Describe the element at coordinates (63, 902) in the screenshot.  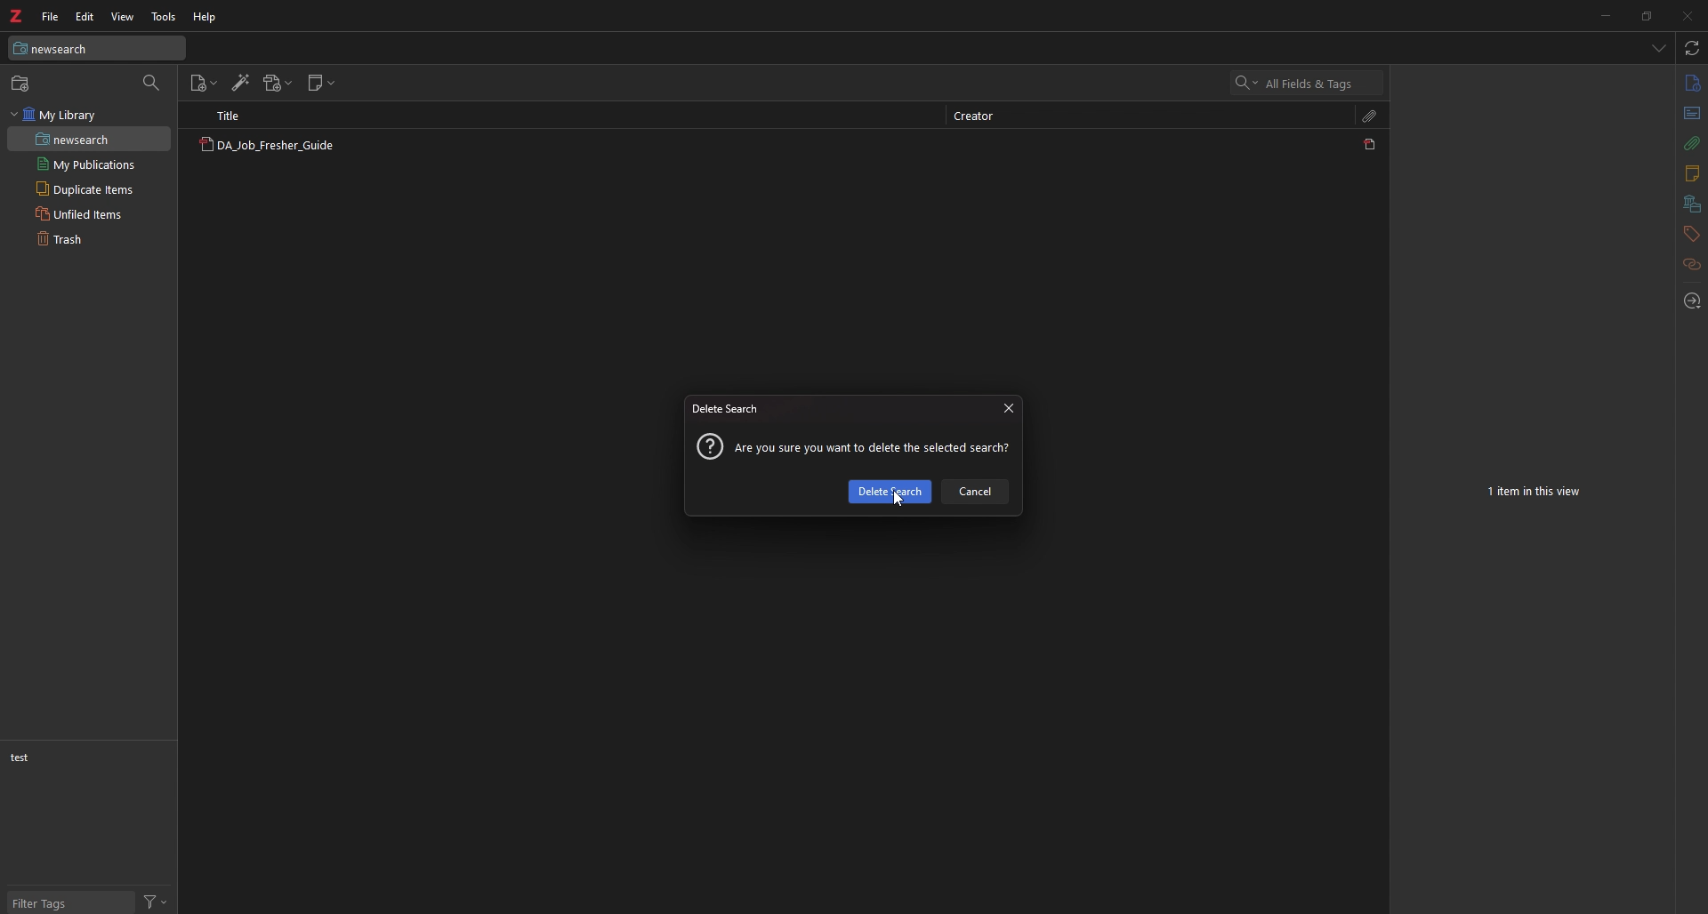
I see `Filter Tags` at that location.